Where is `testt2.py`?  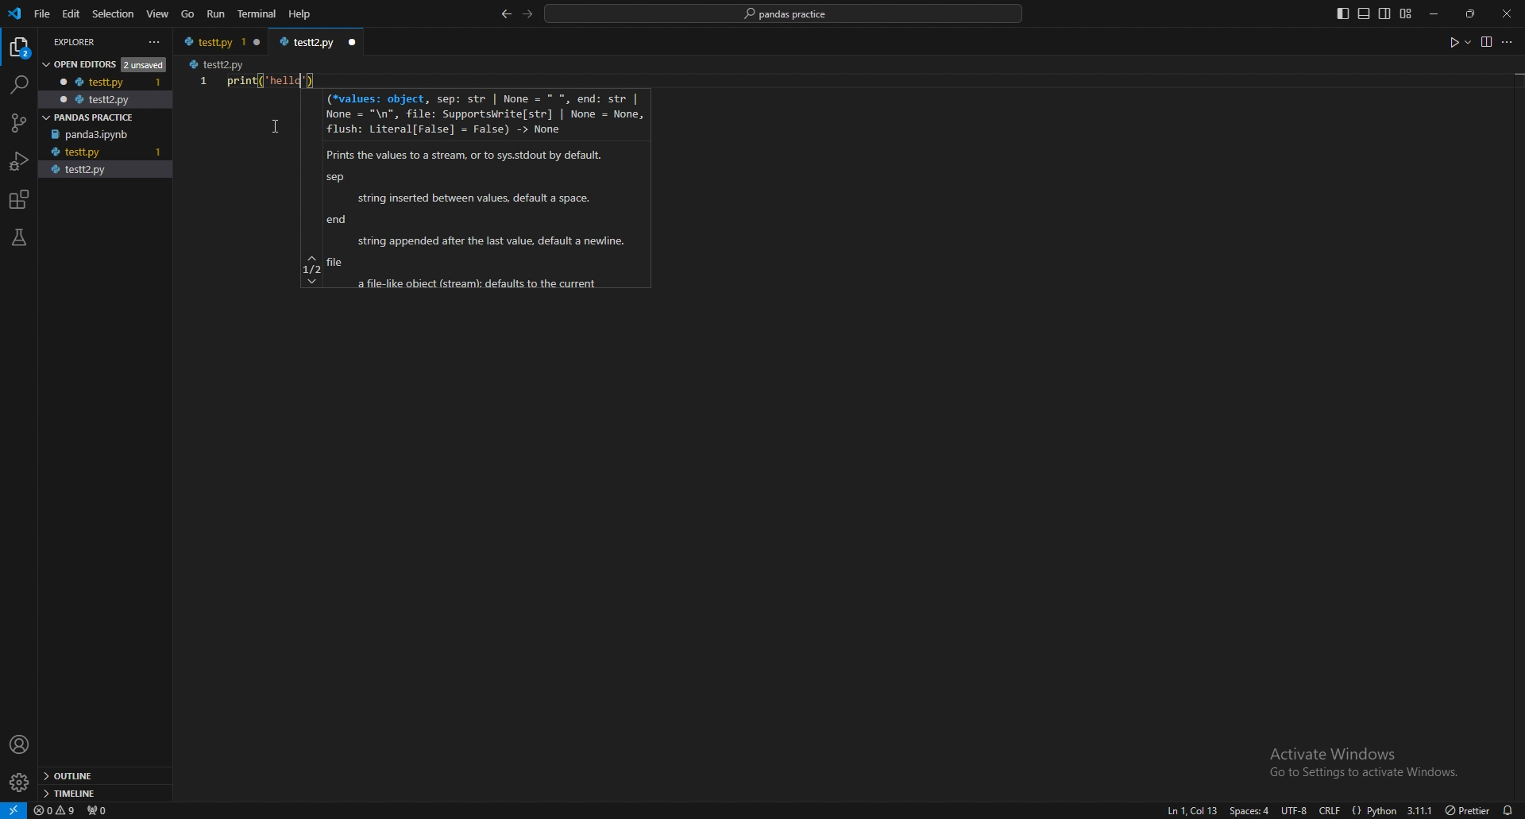 testt2.py is located at coordinates (220, 63).